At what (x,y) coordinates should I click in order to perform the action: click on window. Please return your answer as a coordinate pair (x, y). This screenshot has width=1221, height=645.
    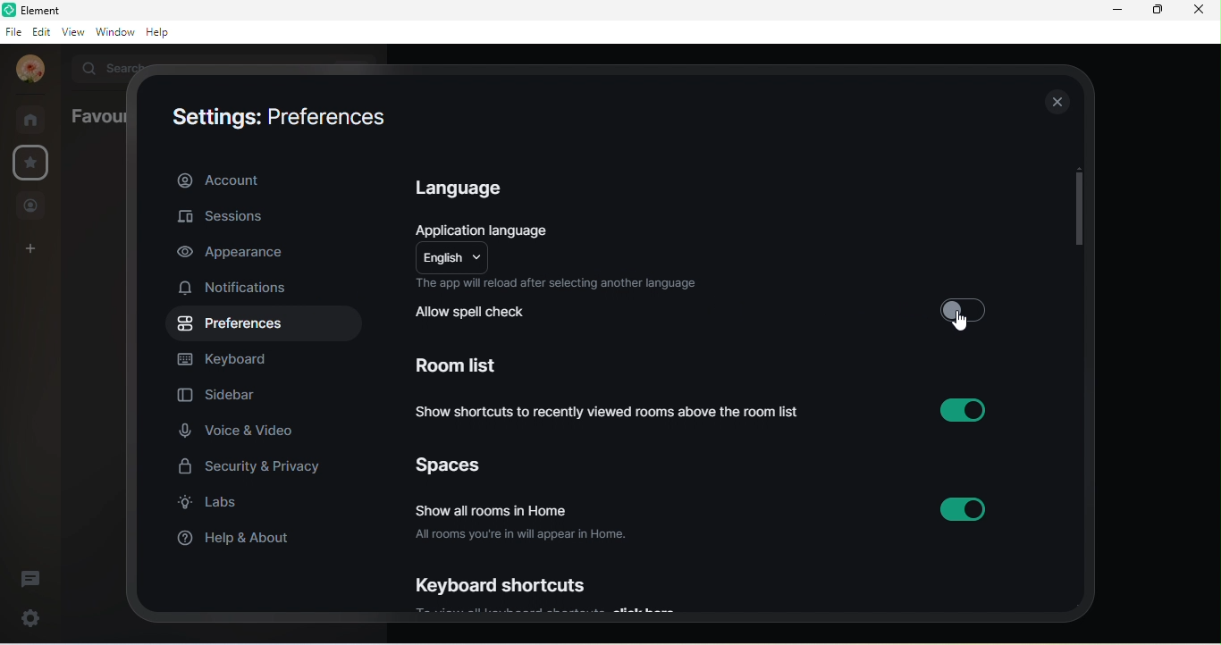
    Looking at the image, I should click on (115, 31).